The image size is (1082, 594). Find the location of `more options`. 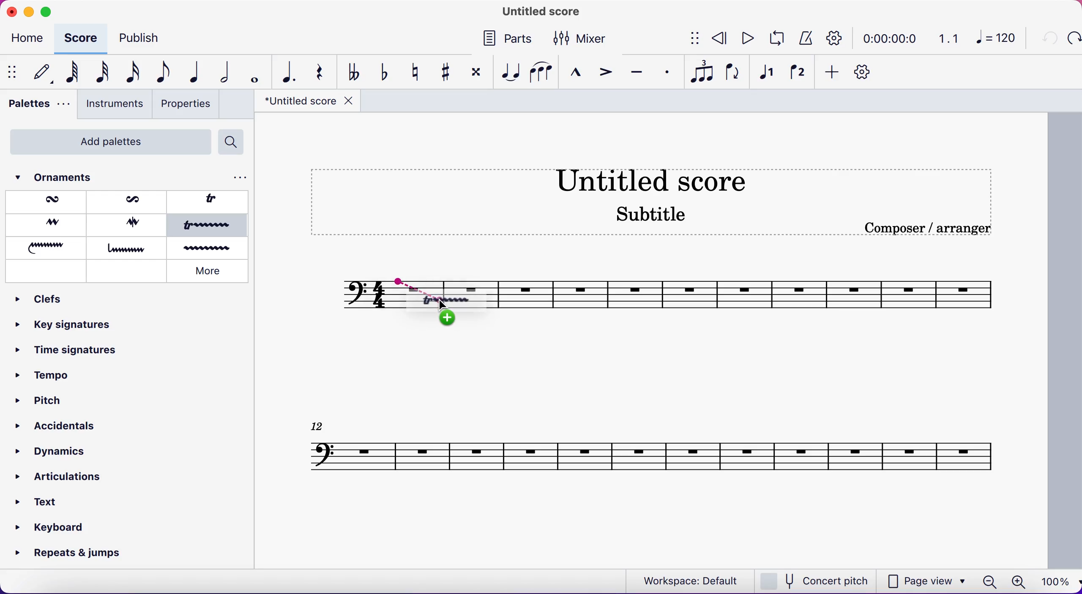

more options is located at coordinates (236, 177).